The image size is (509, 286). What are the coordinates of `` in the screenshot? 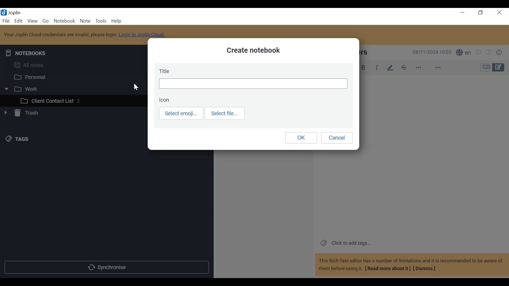 It's located at (501, 52).